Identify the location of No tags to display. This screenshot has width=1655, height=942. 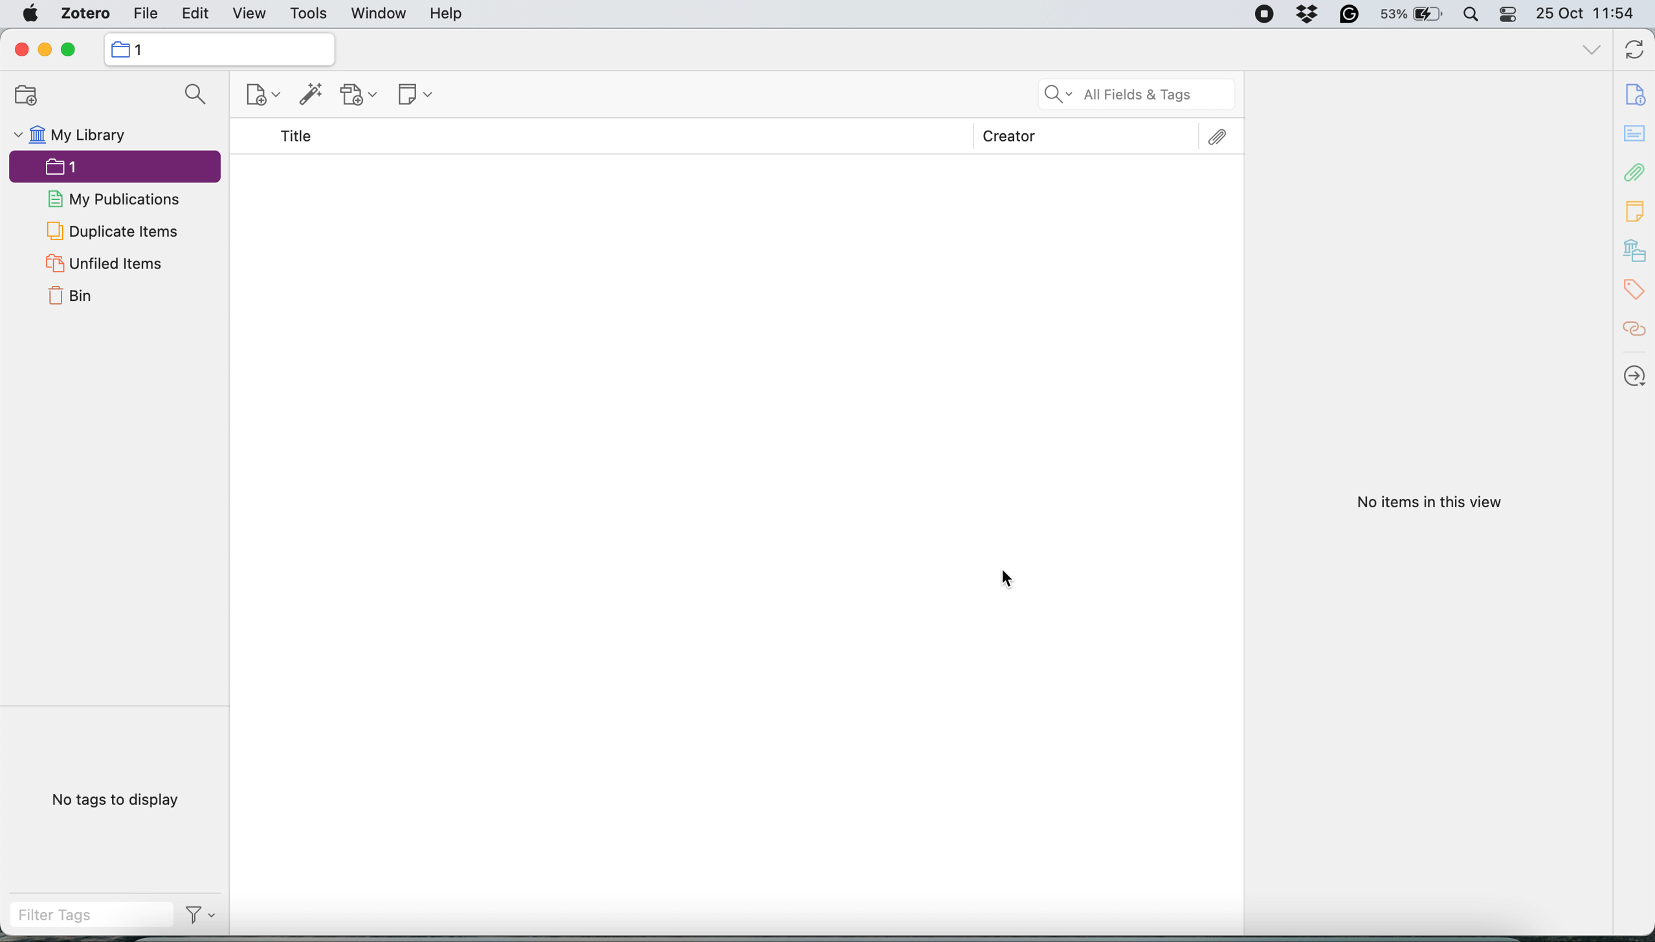
(119, 802).